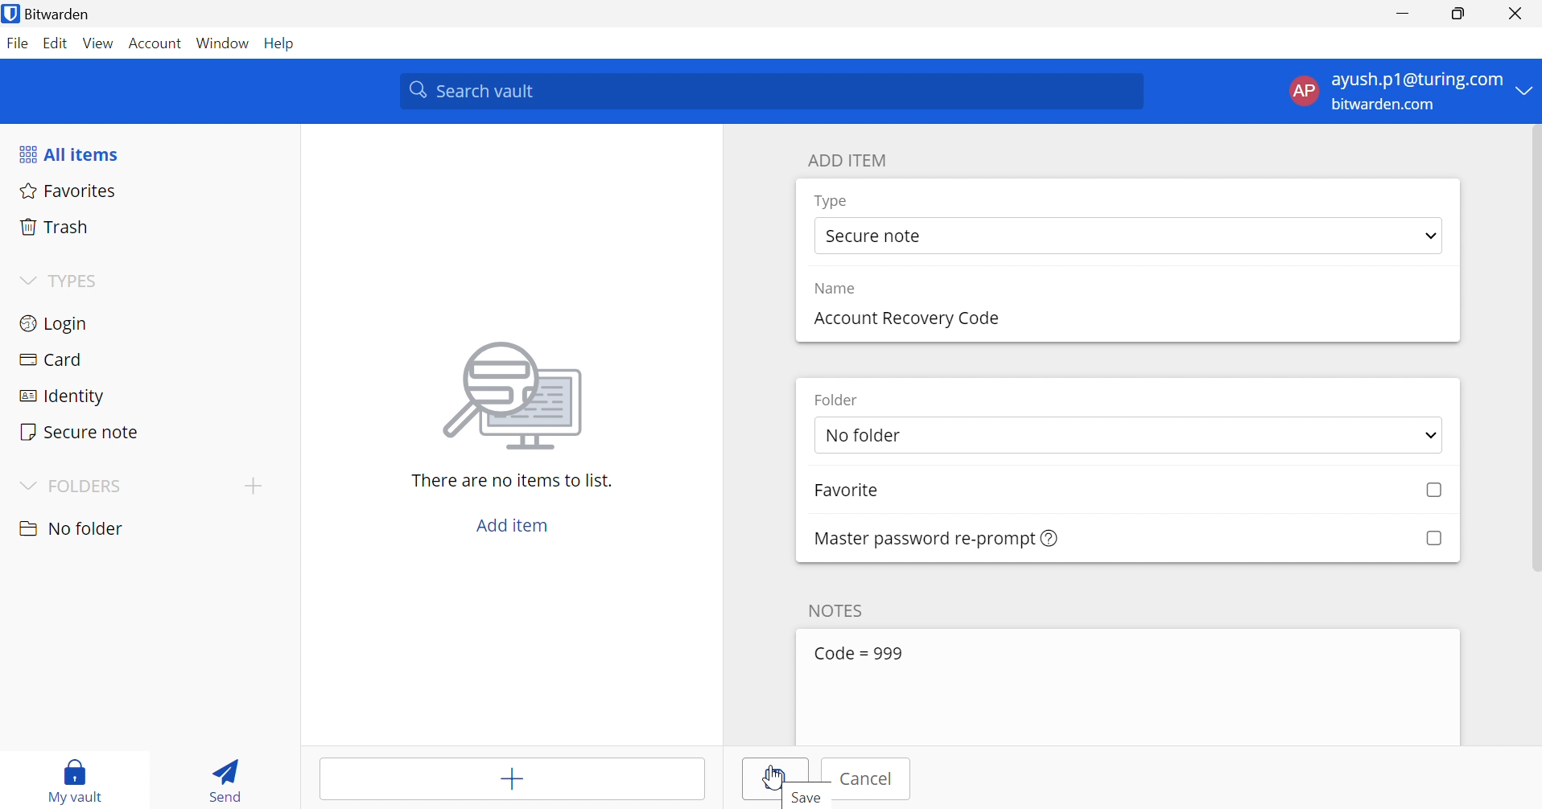  What do you see at coordinates (1050, 539) in the screenshot?
I see `info` at bounding box center [1050, 539].